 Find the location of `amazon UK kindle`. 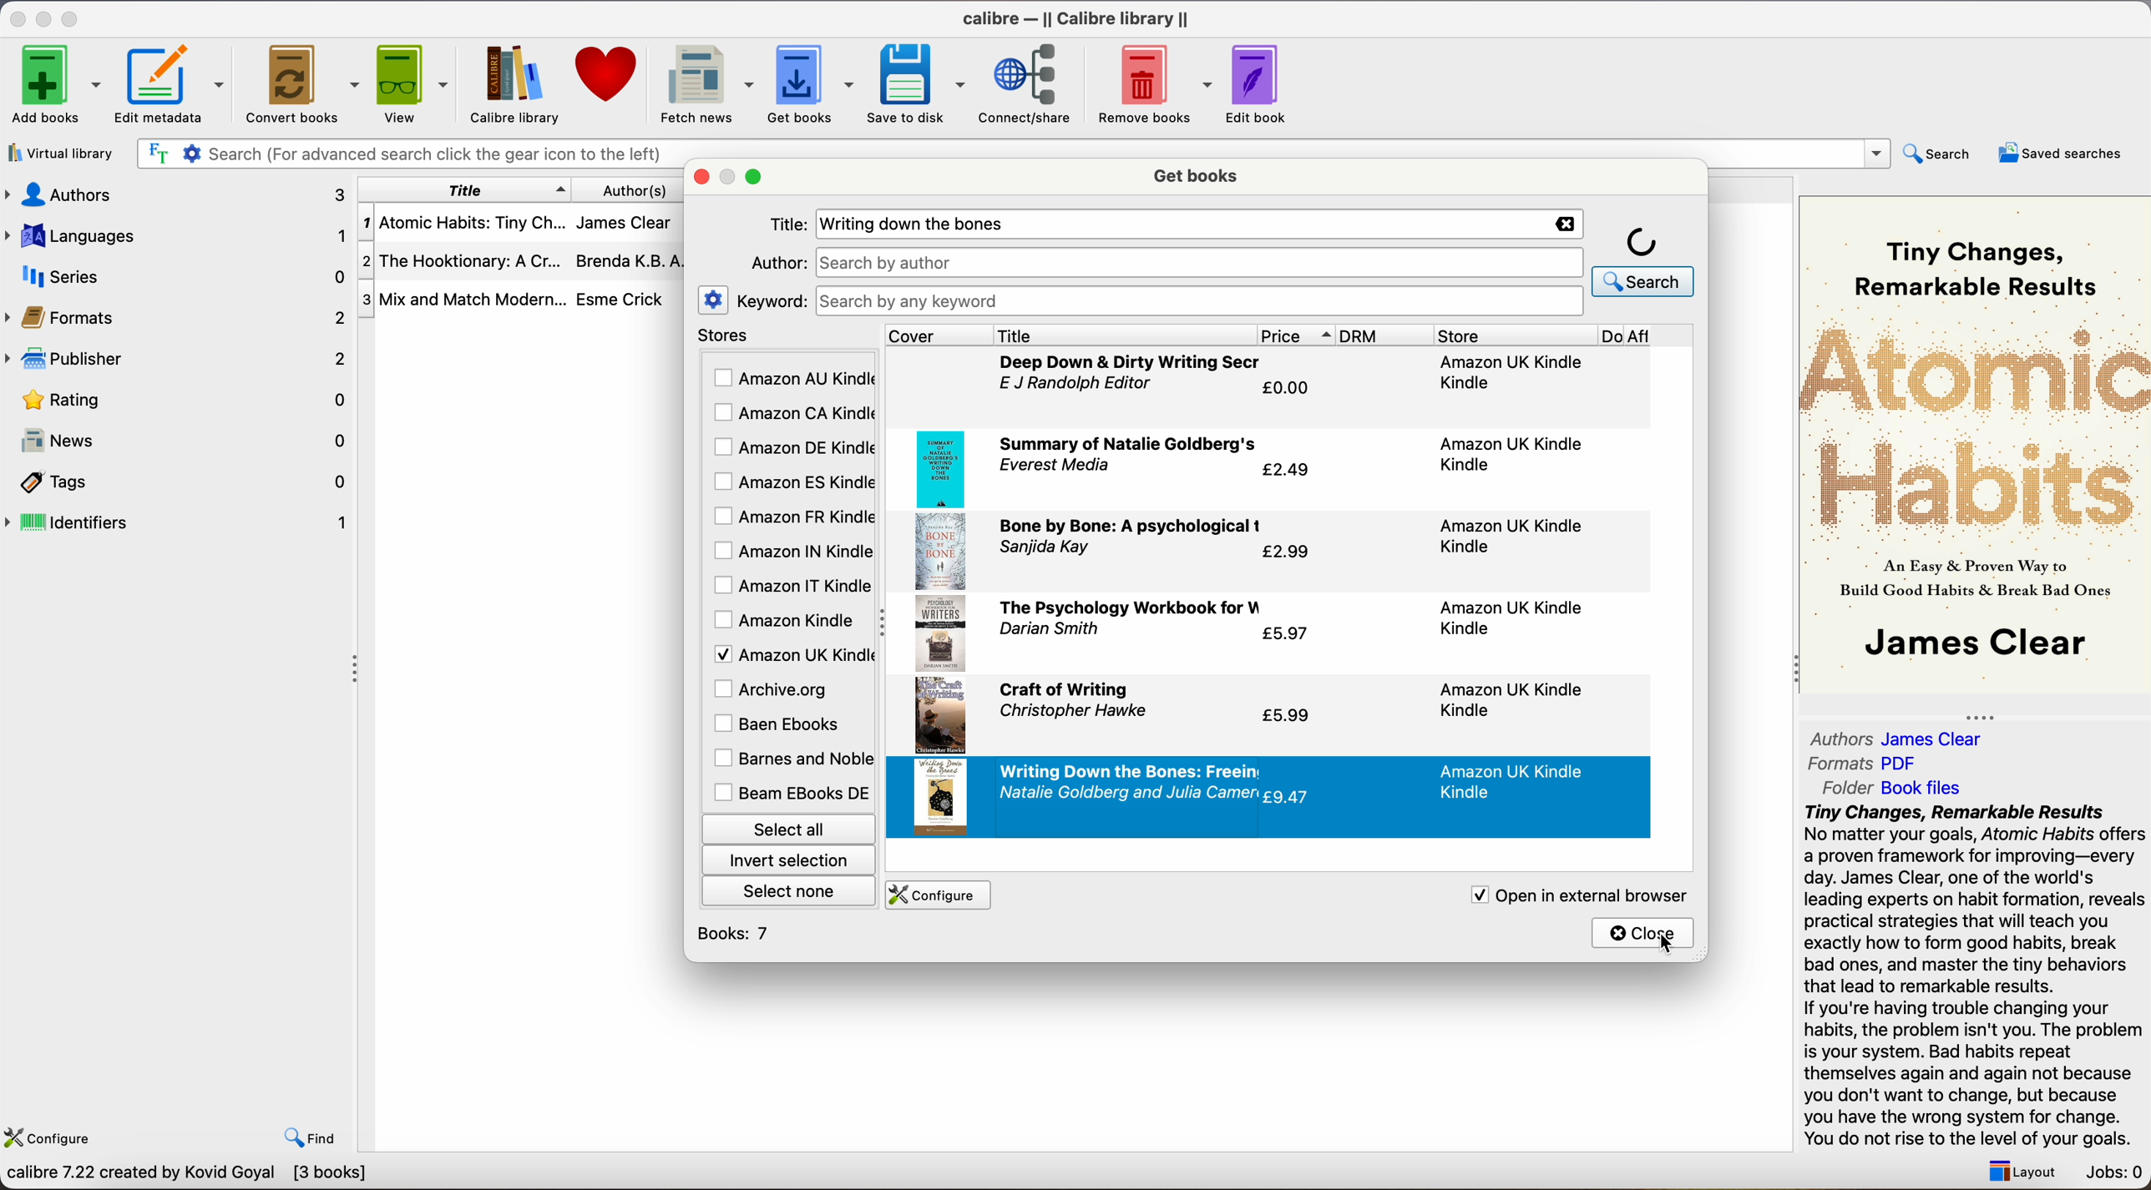

amazon UK kindle is located at coordinates (1509, 537).